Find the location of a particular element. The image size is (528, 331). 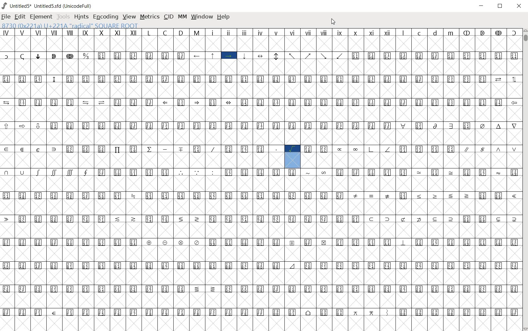

VIEW is located at coordinates (129, 17).